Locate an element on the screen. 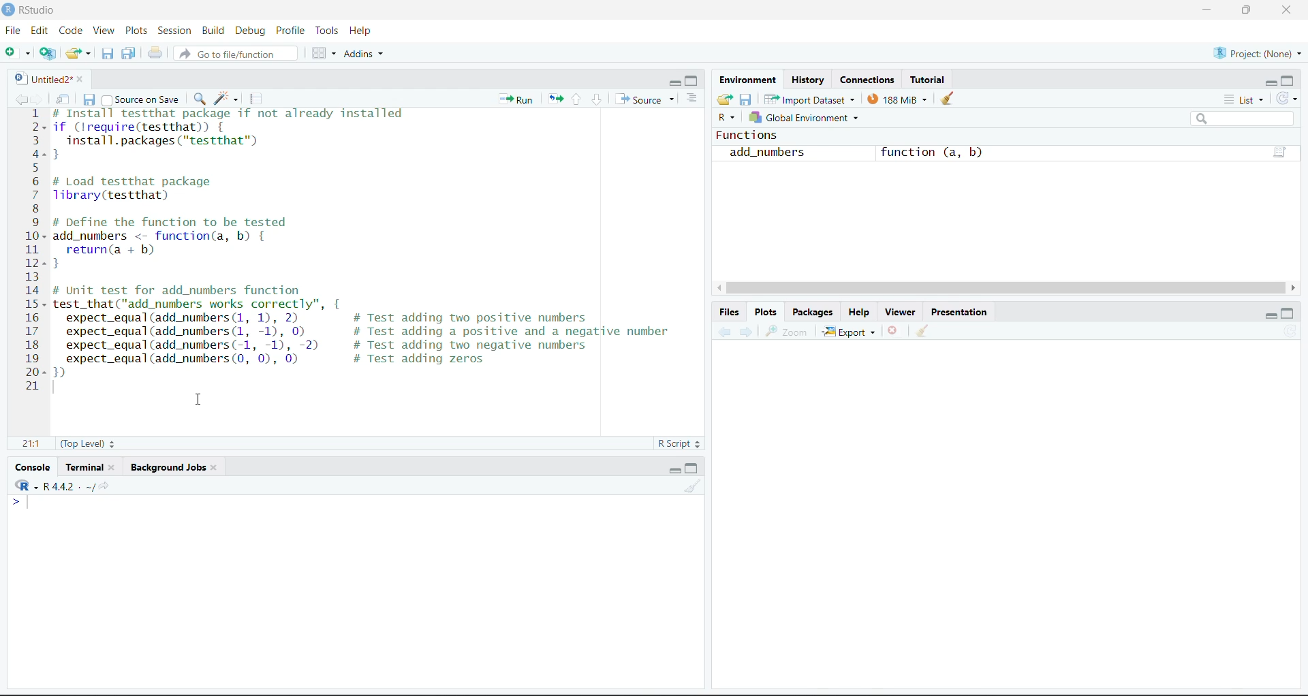 The image size is (1308, 696). run is located at coordinates (516, 99).